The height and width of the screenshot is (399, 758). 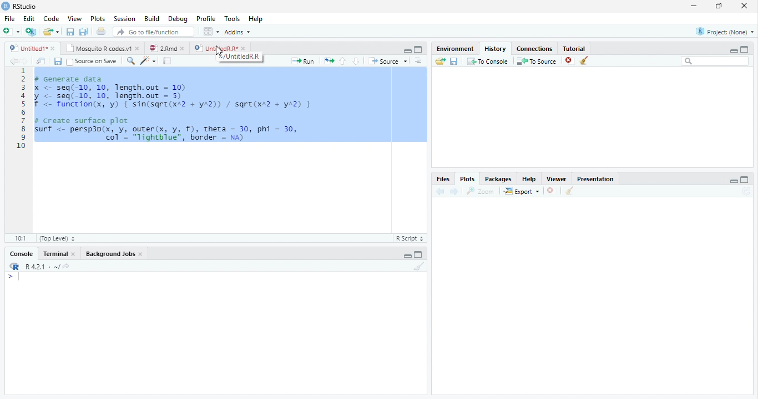 I want to click on Project: (None), so click(x=725, y=32).